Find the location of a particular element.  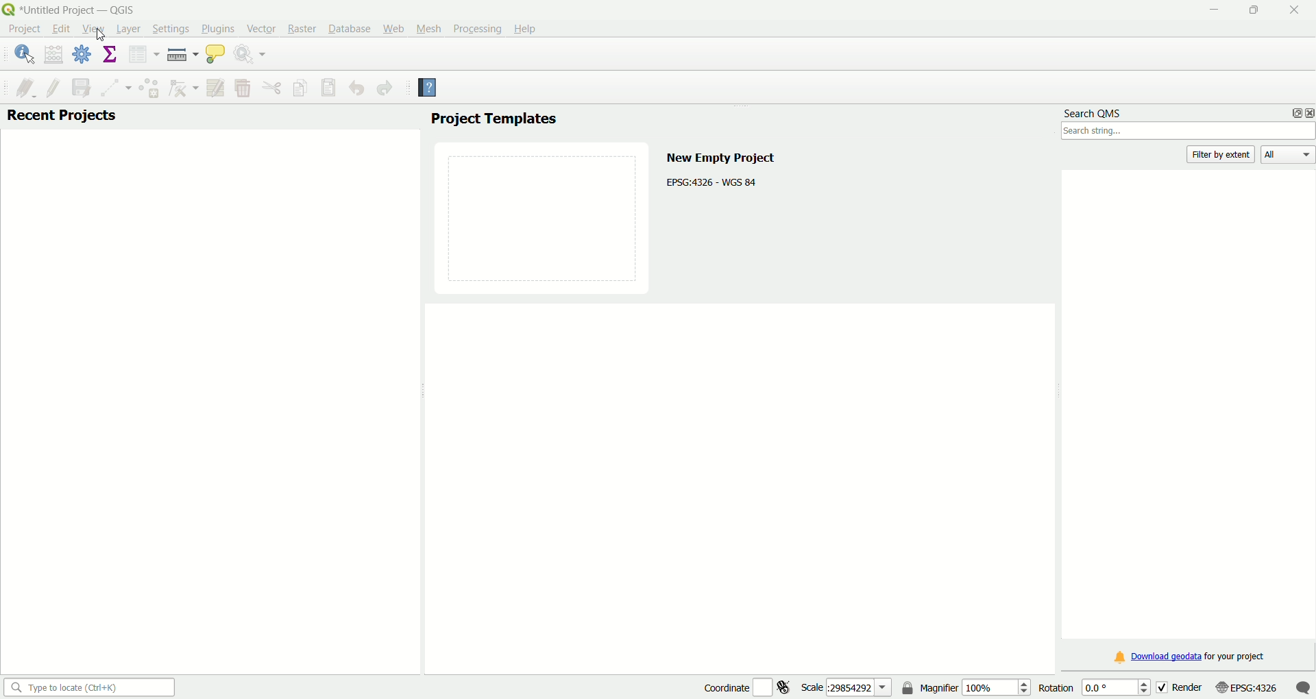

Raster is located at coordinates (301, 29).